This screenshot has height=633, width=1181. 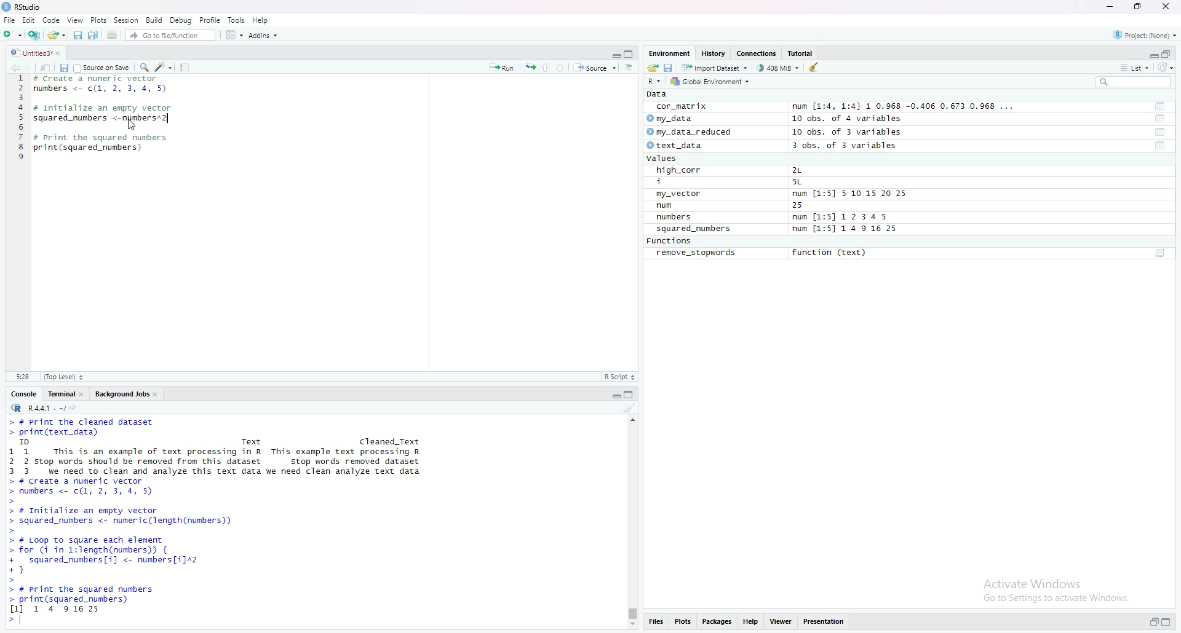 I want to click on # Print the squared numbers
print (squared_nunbers), so click(x=101, y=146).